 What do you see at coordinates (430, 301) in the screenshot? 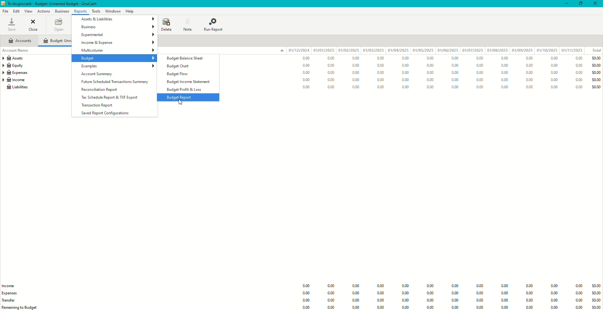
I see `0.00` at bounding box center [430, 301].